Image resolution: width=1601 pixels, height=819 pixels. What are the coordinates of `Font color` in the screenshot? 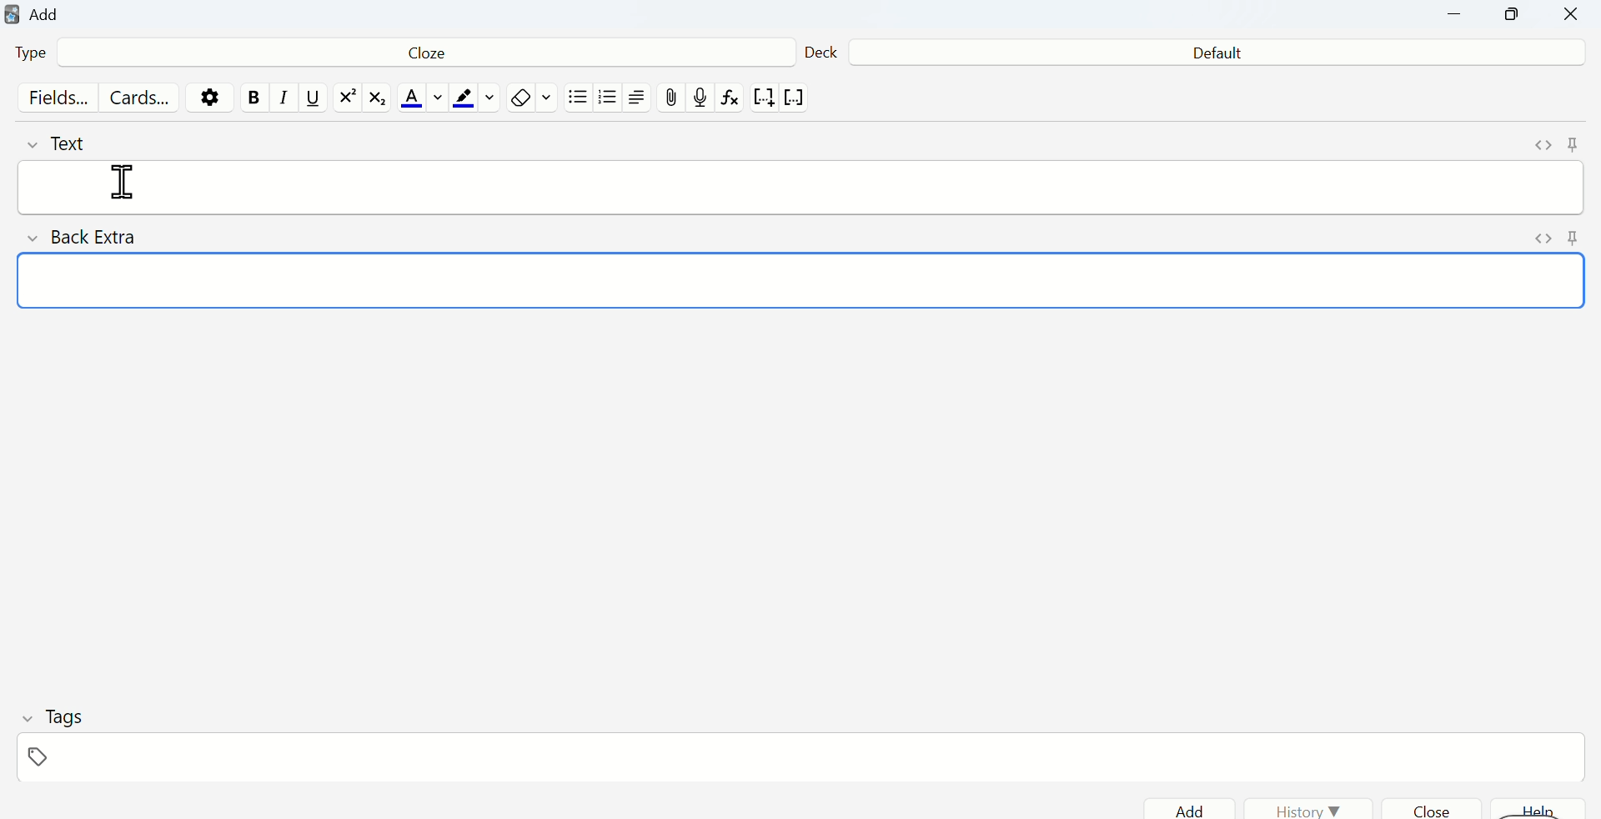 It's located at (419, 99).